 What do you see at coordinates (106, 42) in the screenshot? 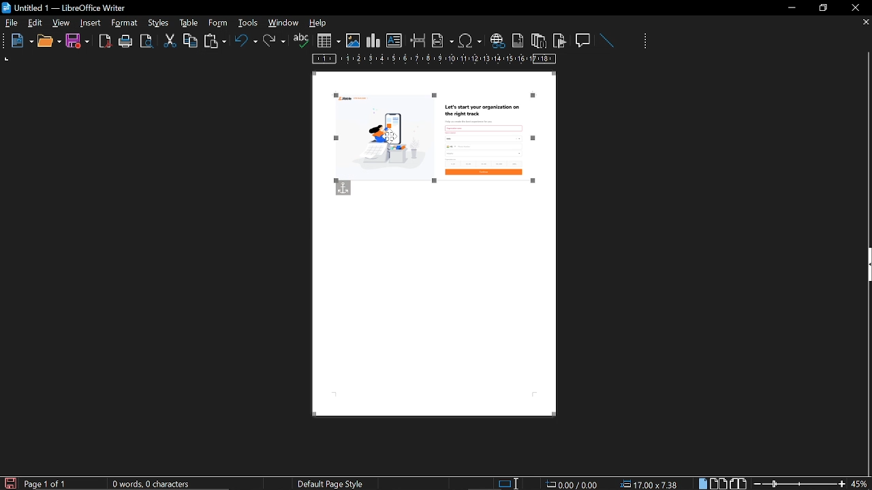
I see `export as pdf` at bounding box center [106, 42].